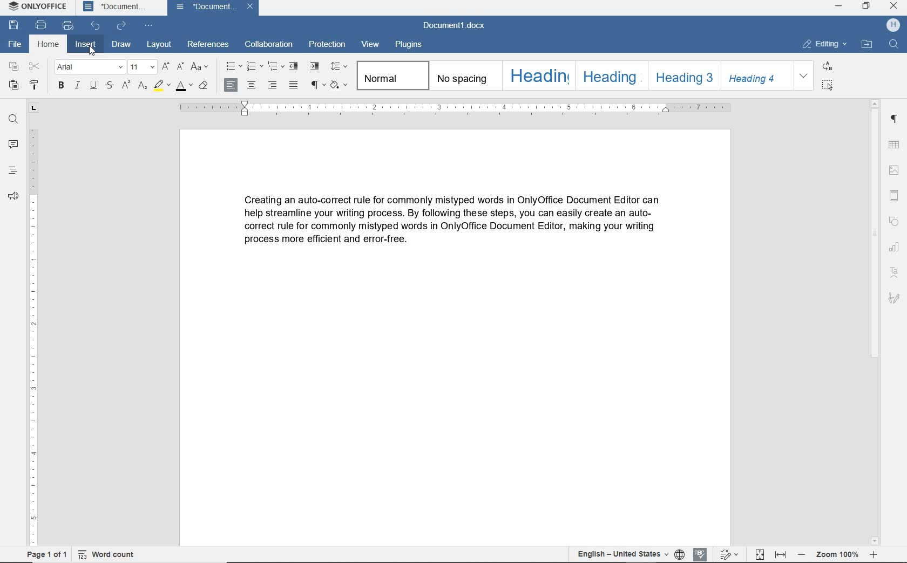 This screenshot has width=907, height=563. What do you see at coordinates (143, 85) in the screenshot?
I see `subscript` at bounding box center [143, 85].